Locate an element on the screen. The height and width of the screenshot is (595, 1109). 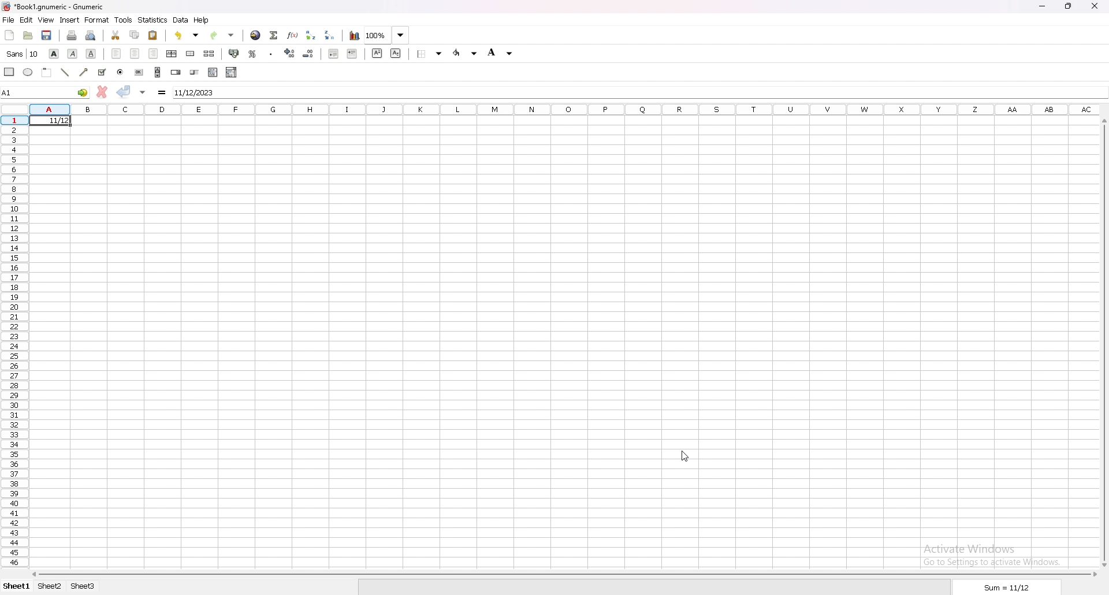
slider is located at coordinates (193, 73).